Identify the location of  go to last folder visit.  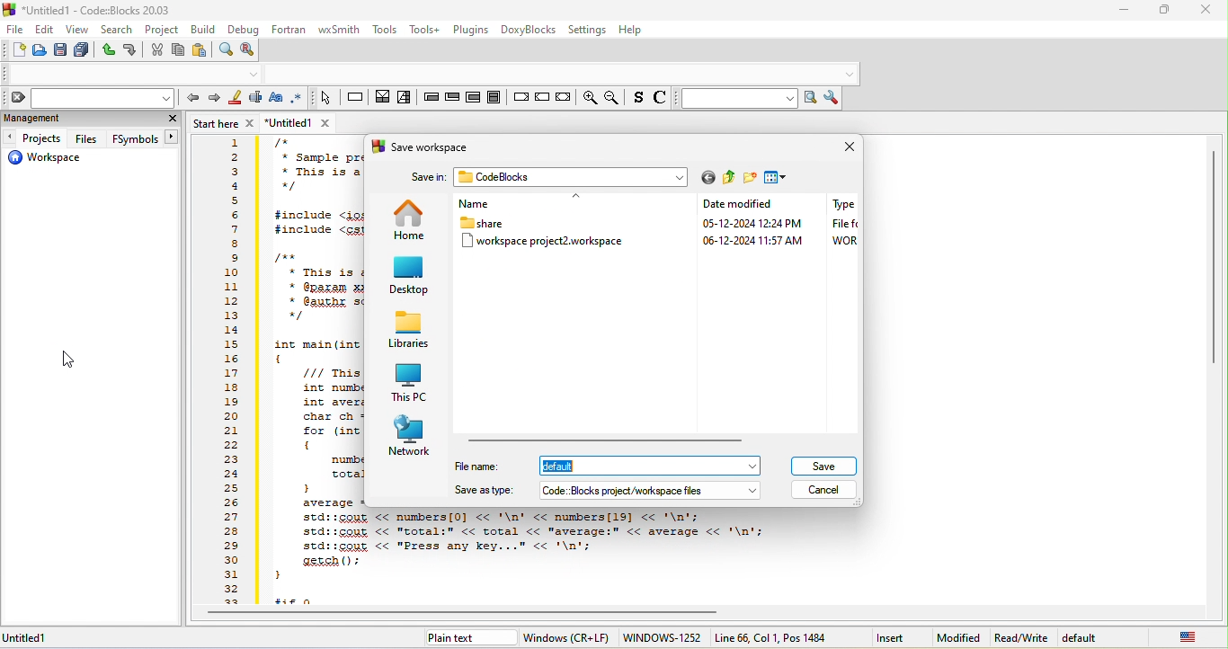
(706, 179).